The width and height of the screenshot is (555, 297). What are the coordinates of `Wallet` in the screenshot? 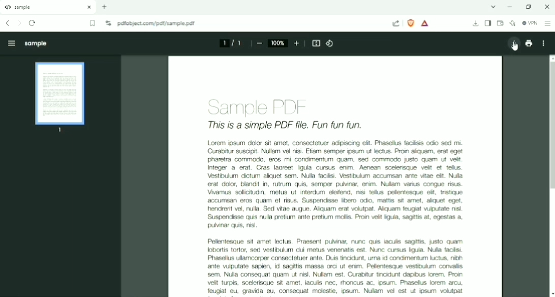 It's located at (500, 23).